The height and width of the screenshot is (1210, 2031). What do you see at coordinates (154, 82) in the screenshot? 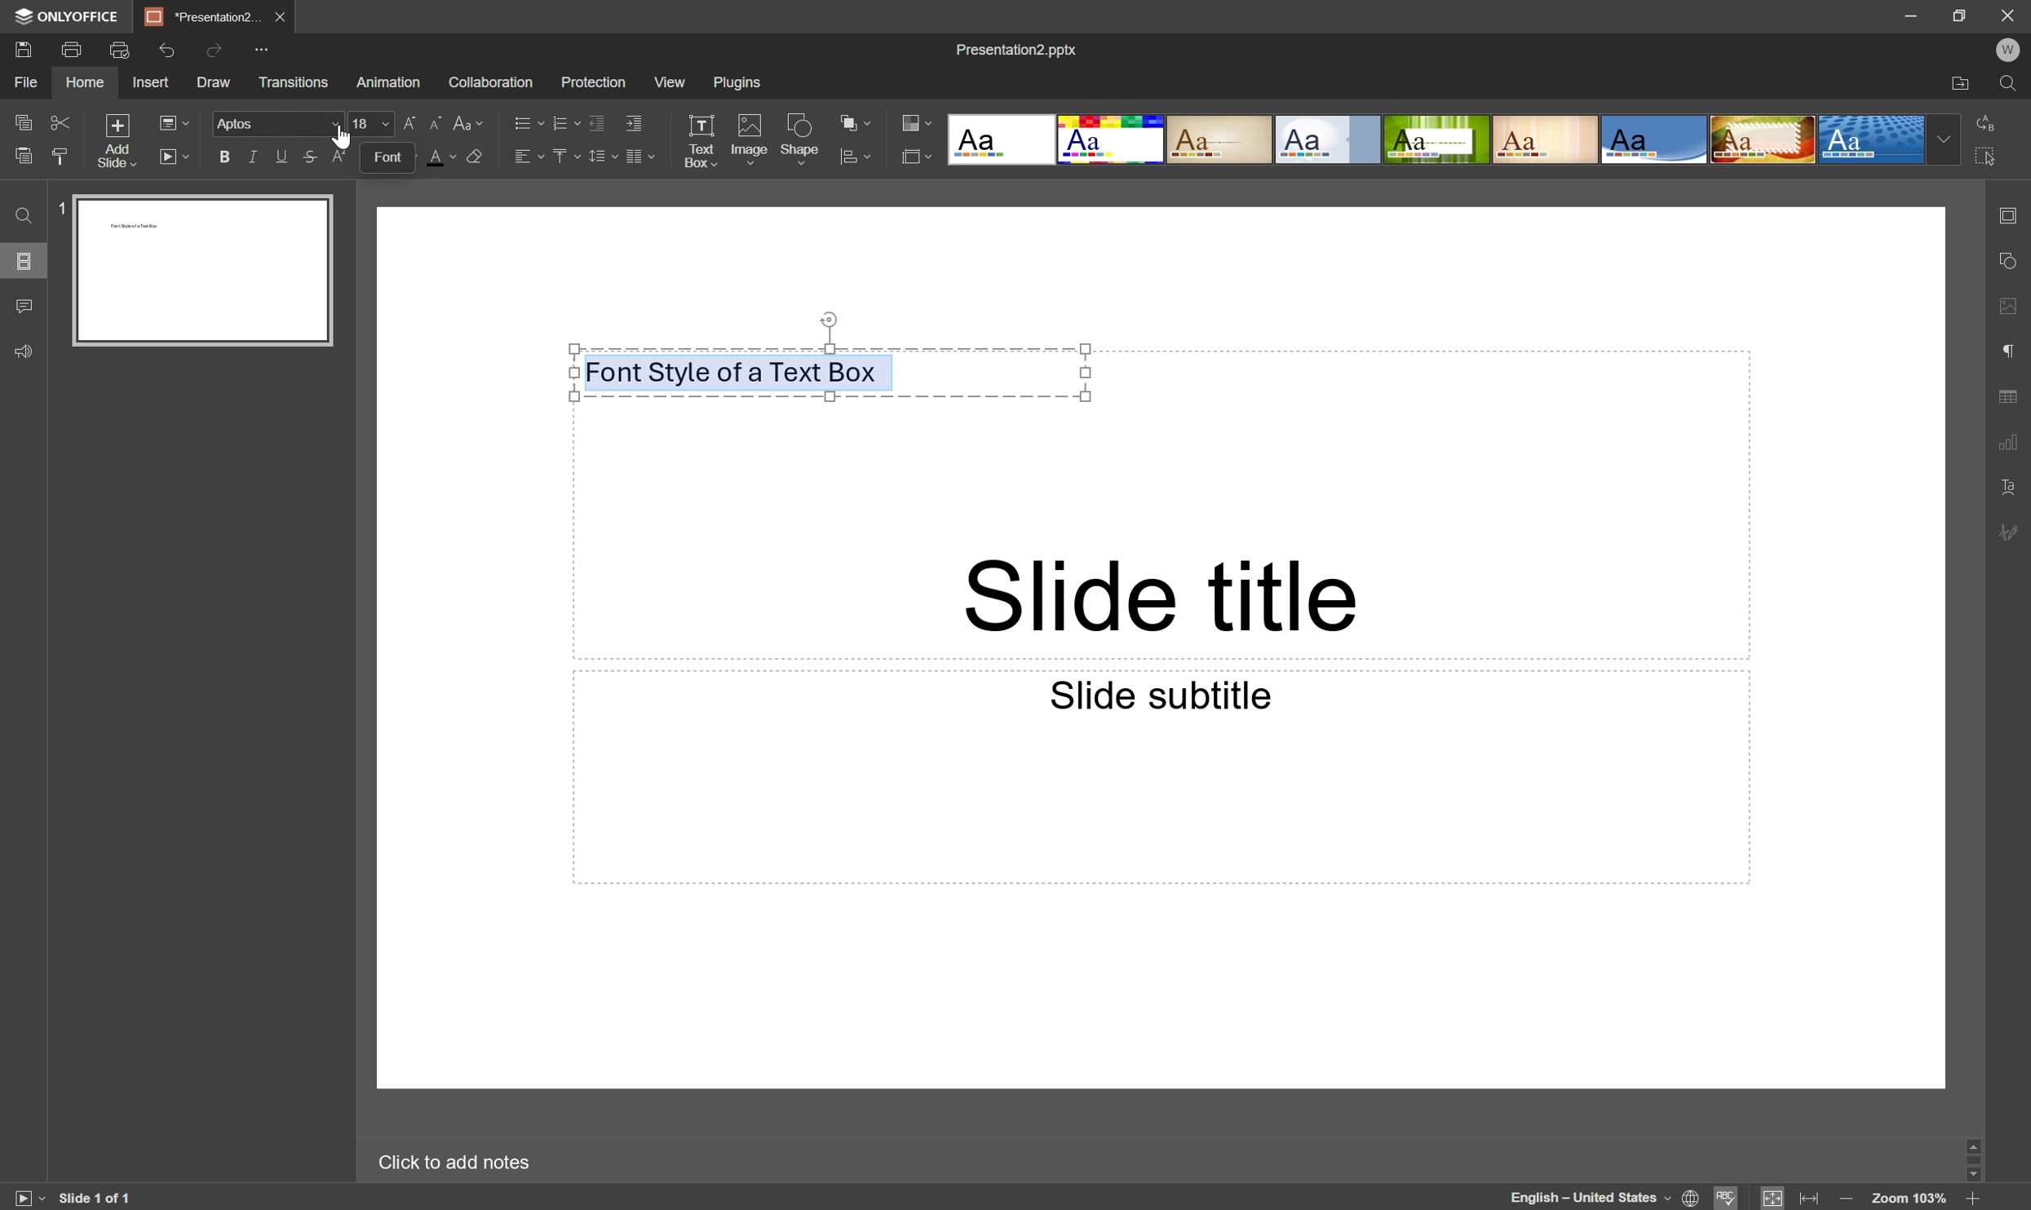
I see `Insert` at bounding box center [154, 82].